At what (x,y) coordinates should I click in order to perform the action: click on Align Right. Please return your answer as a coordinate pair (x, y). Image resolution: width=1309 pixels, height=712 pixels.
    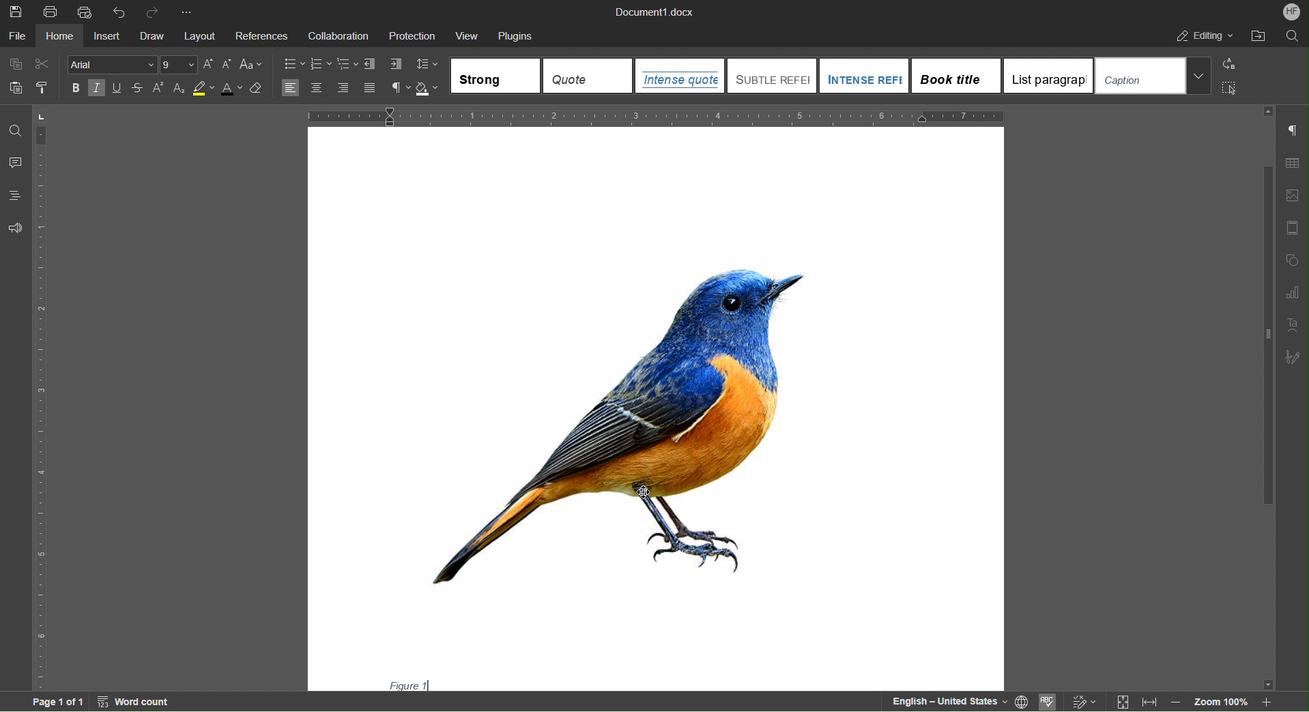
    Looking at the image, I should click on (344, 89).